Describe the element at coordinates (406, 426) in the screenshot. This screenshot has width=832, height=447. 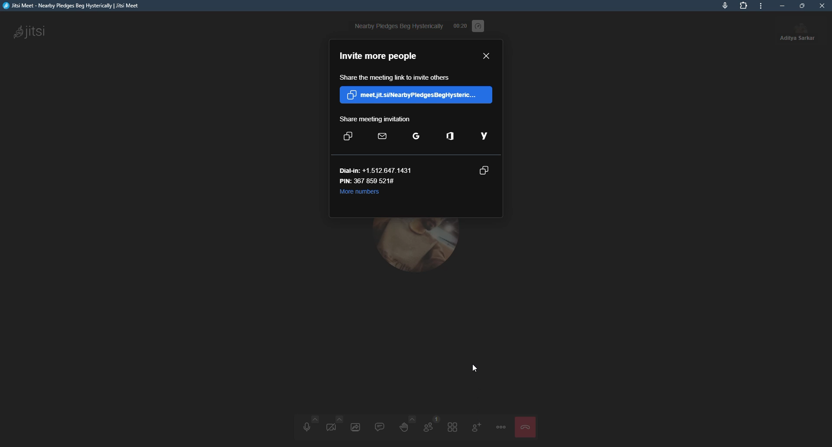
I see `raise hand` at that location.